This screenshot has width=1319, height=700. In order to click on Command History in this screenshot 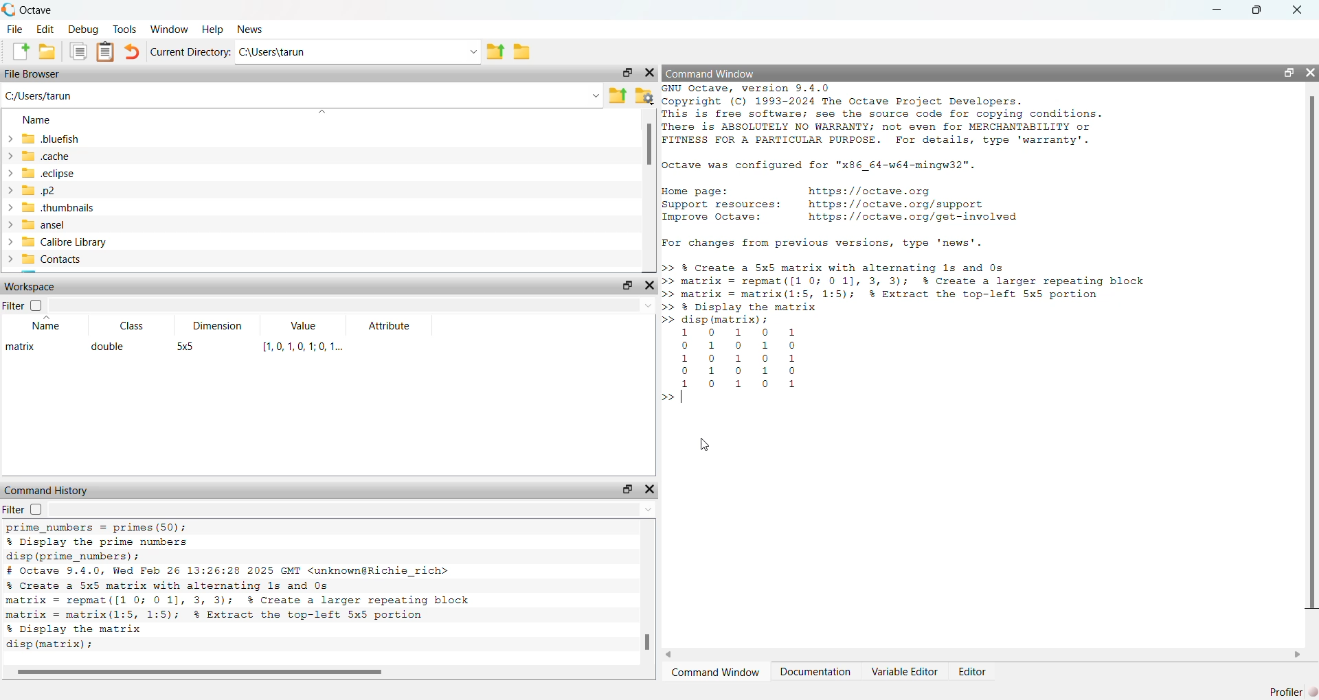, I will do `click(47, 491)`.